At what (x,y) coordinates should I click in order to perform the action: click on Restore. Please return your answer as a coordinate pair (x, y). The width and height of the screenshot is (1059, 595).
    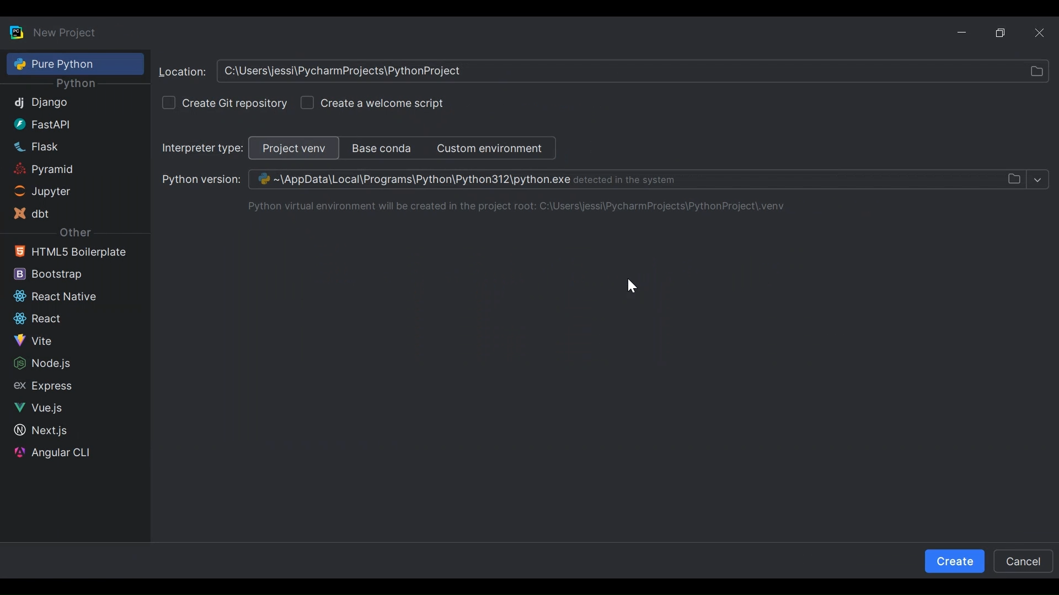
    Looking at the image, I should click on (1002, 32).